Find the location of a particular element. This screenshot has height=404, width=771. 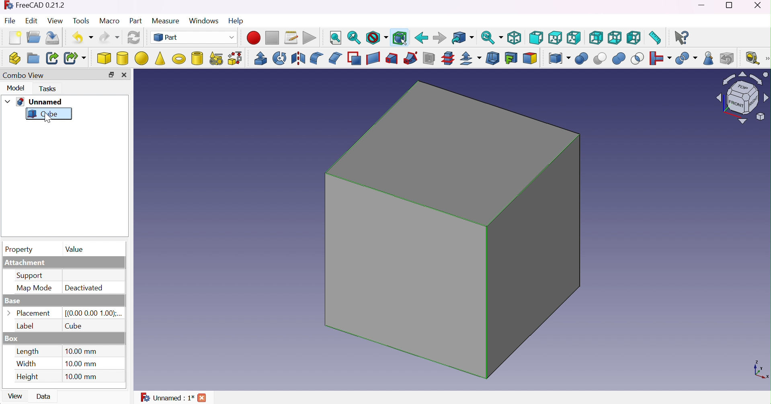

Drop down is located at coordinates (8, 102).